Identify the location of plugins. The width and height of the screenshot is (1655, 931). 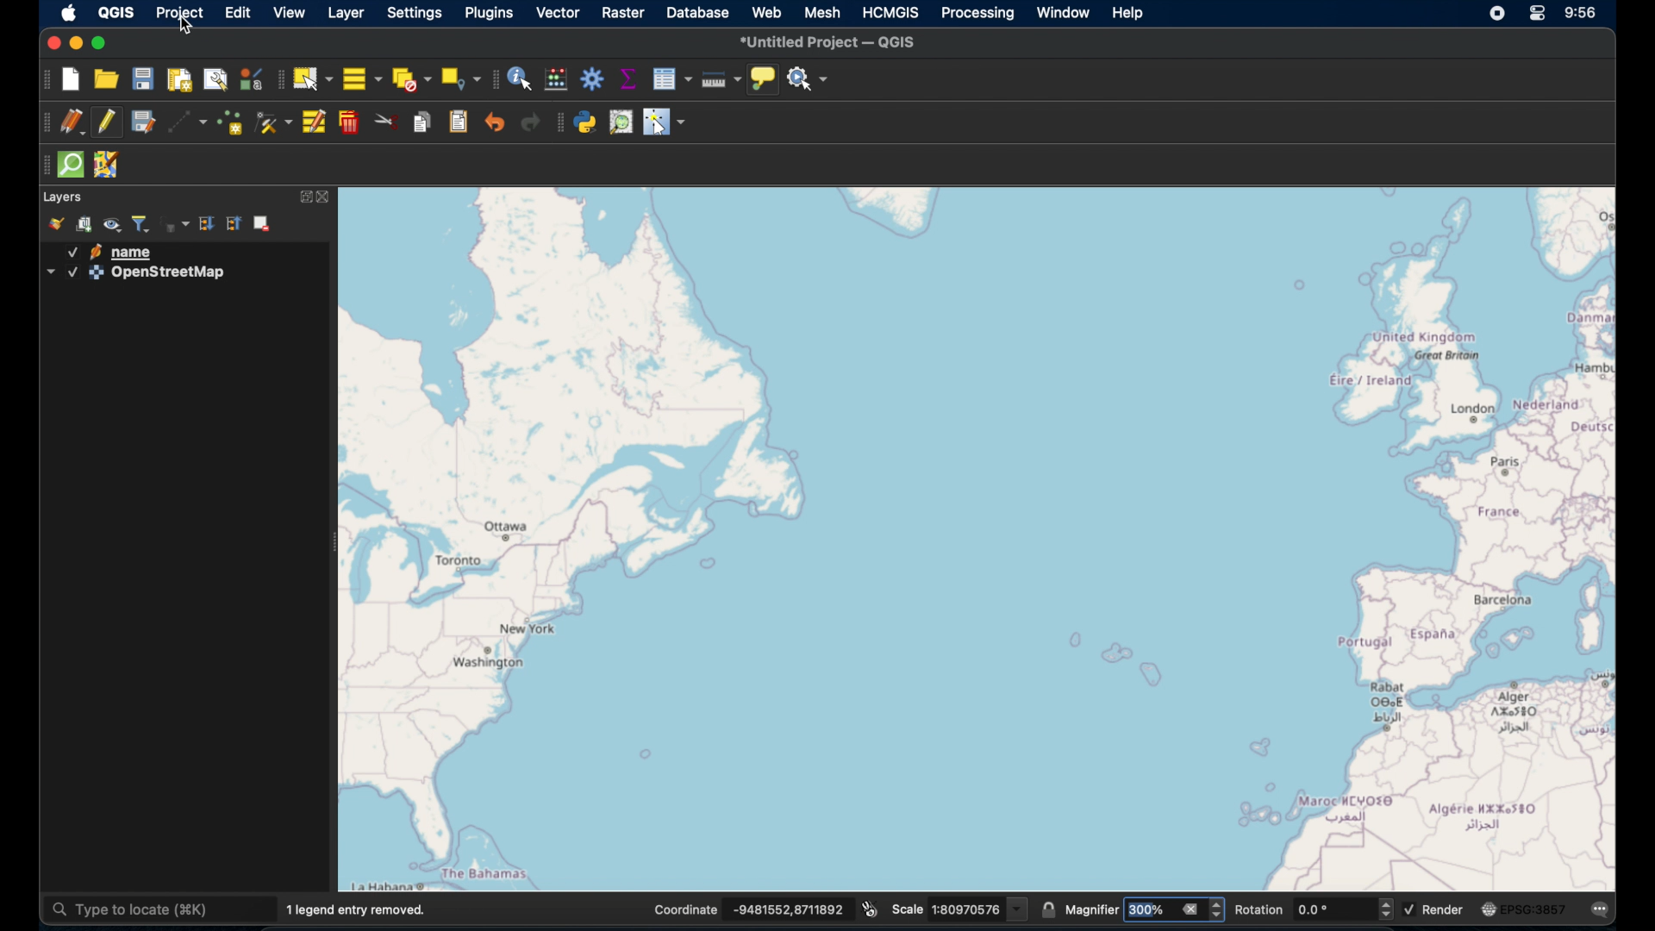
(491, 15).